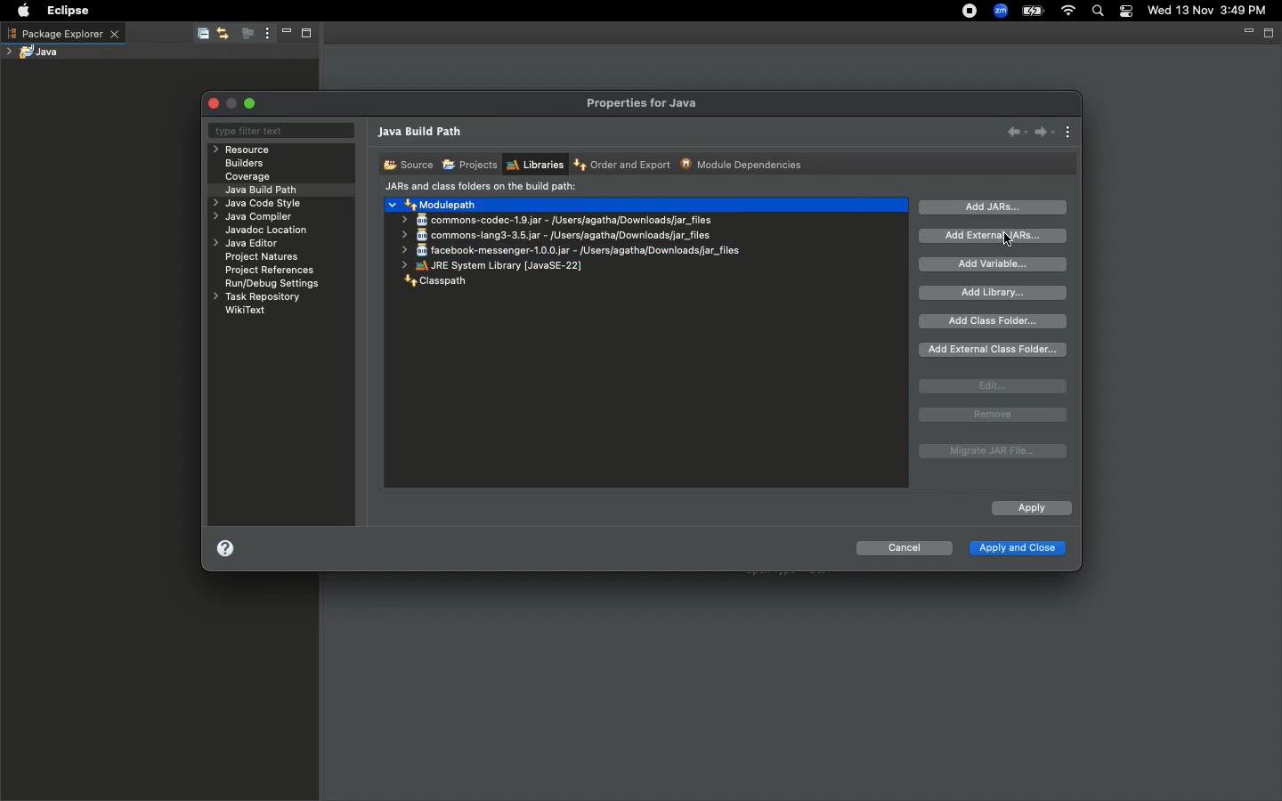 This screenshot has width=1282, height=801. What do you see at coordinates (312, 35) in the screenshot?
I see `Maximize` at bounding box center [312, 35].